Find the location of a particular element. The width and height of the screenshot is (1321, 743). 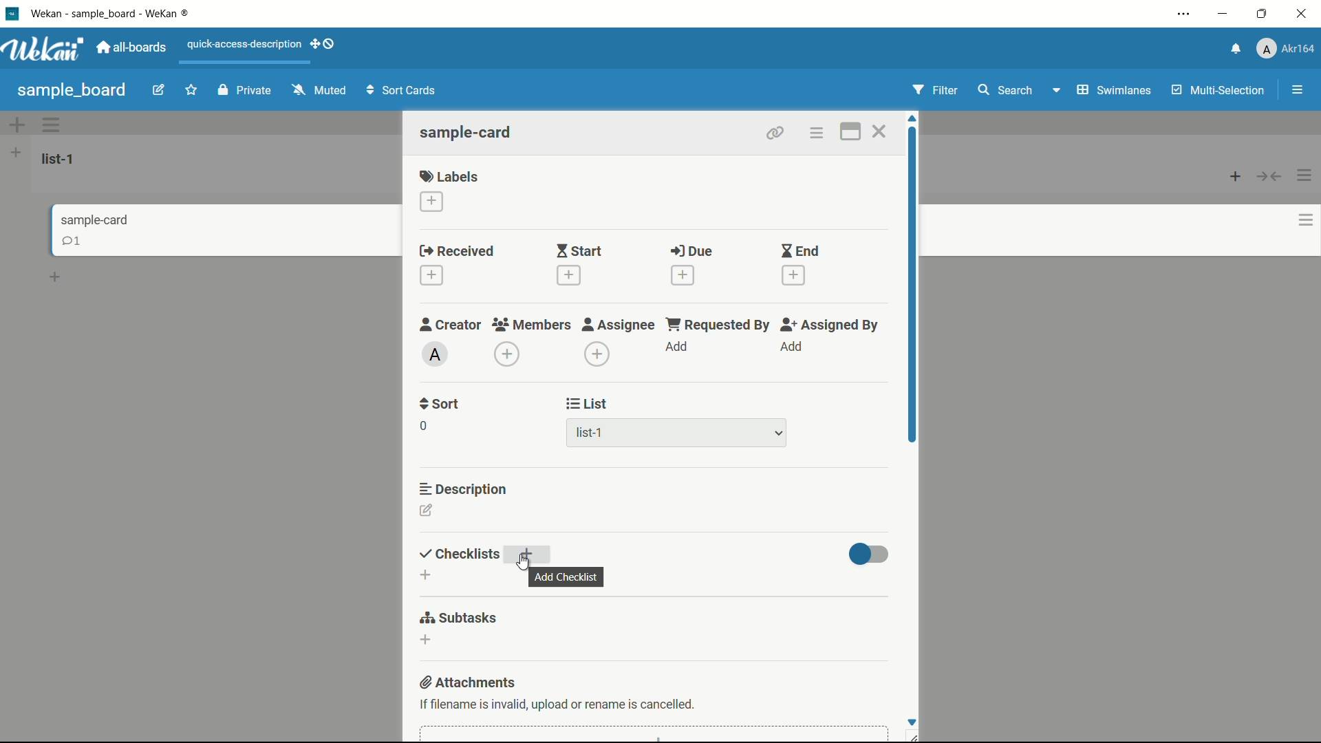

add label is located at coordinates (429, 202).